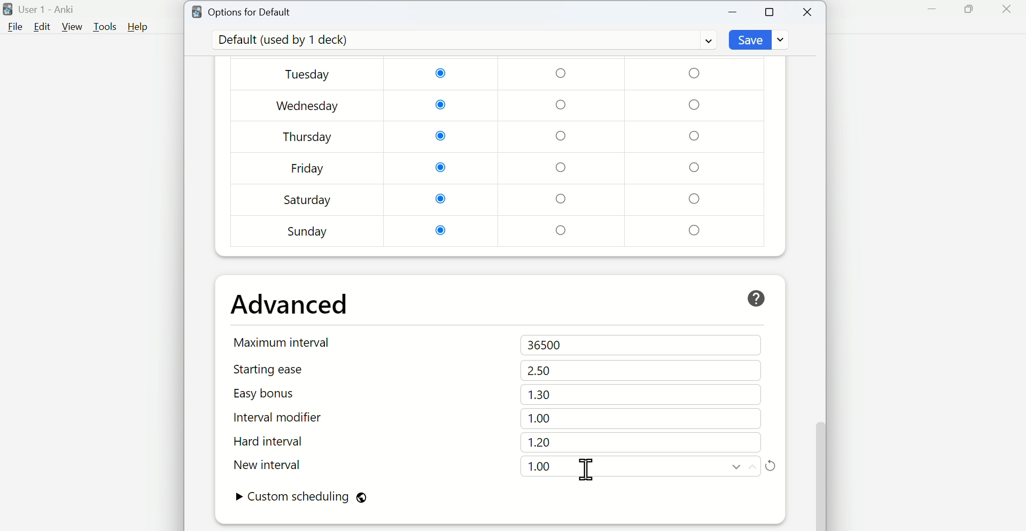 Image resolution: width=1026 pixels, height=531 pixels. Describe the element at coordinates (308, 170) in the screenshot. I see `Friday` at that location.